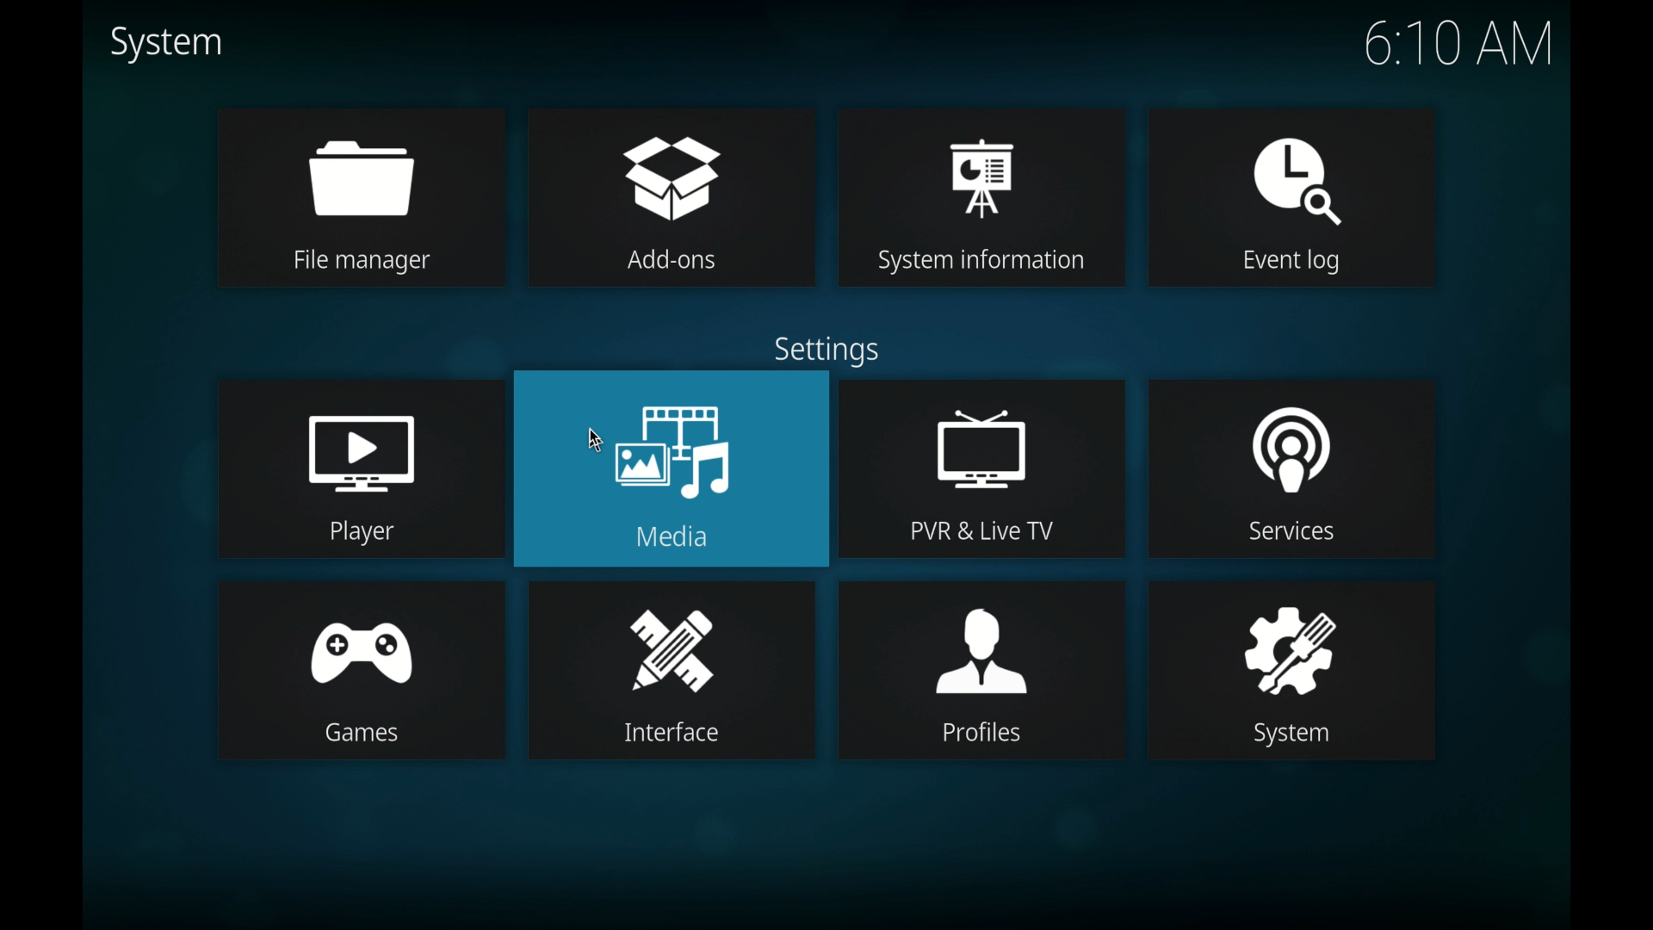 The image size is (1653, 930). I want to click on file manager, so click(361, 197).